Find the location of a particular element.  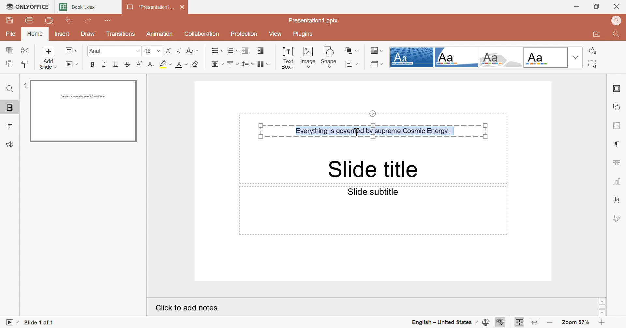

font color is located at coordinates (182, 64).